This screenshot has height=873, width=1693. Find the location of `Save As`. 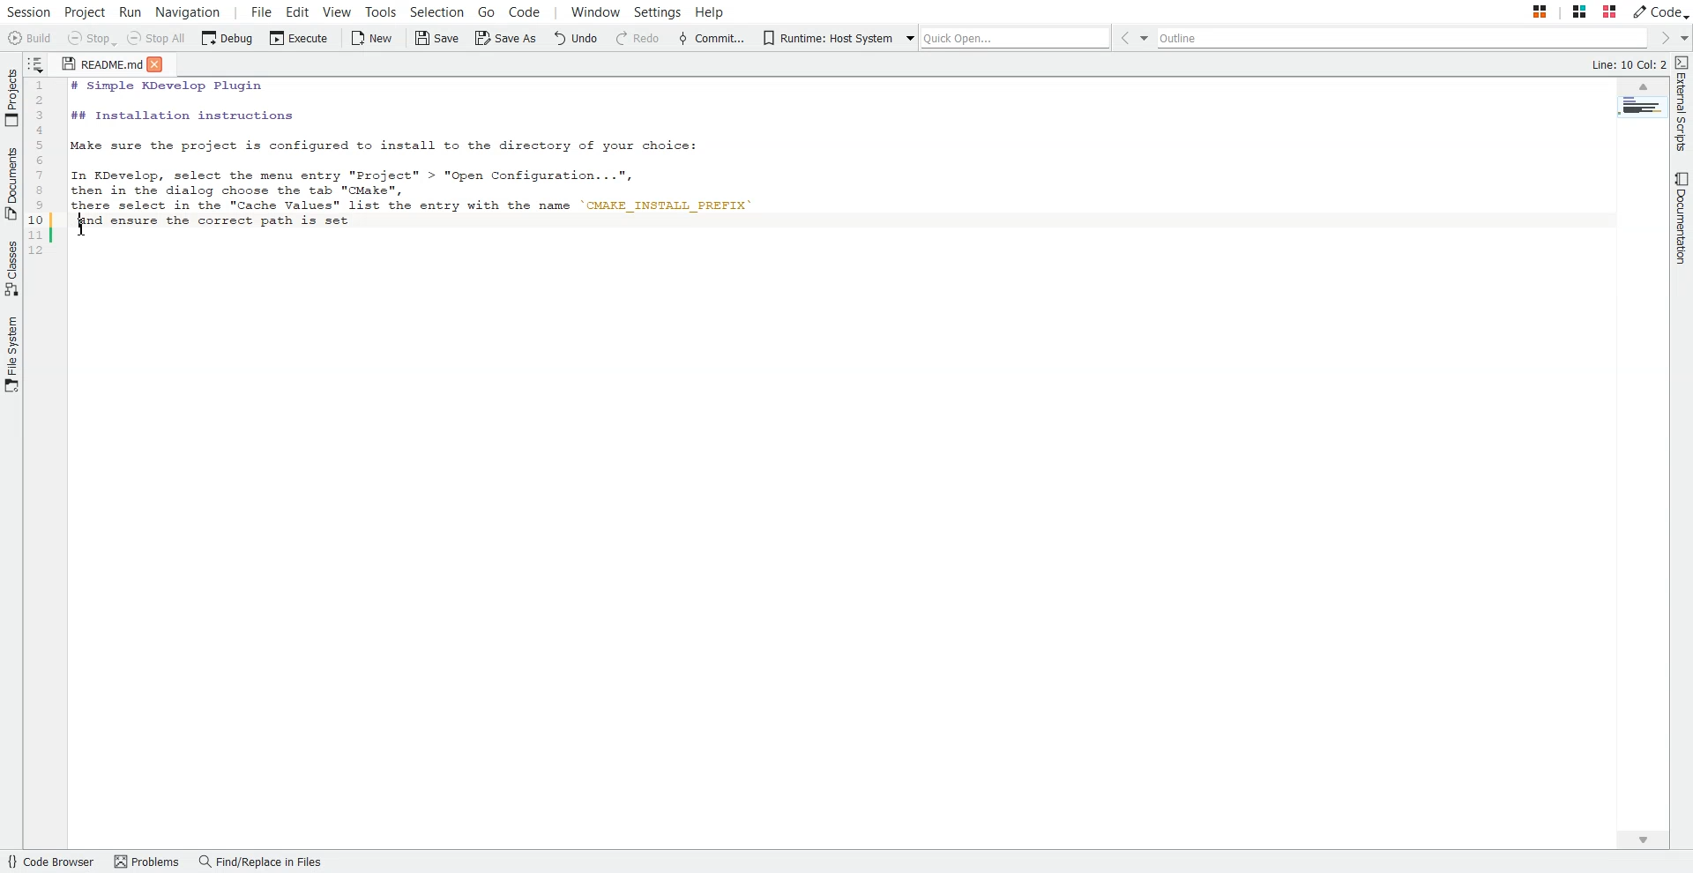

Save As is located at coordinates (504, 39).